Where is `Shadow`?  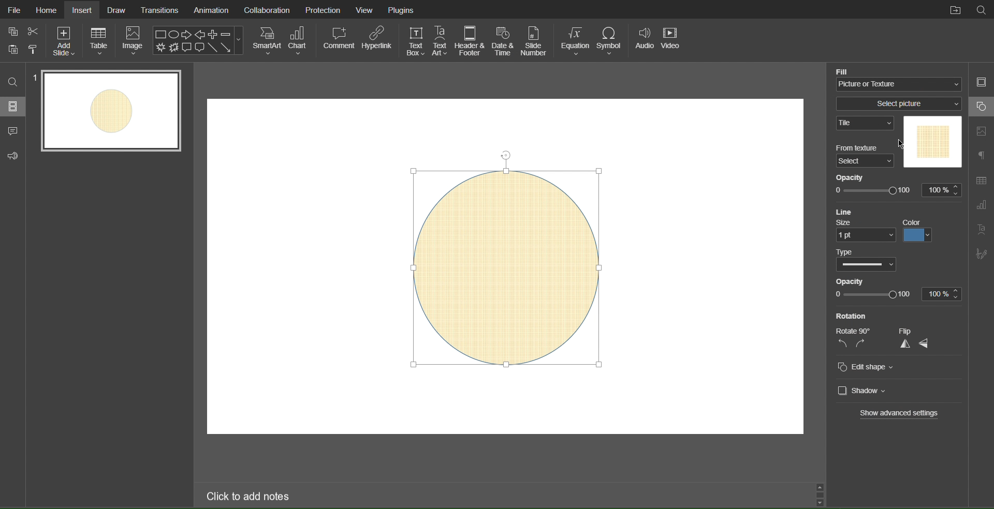
Shadow is located at coordinates (868, 390).